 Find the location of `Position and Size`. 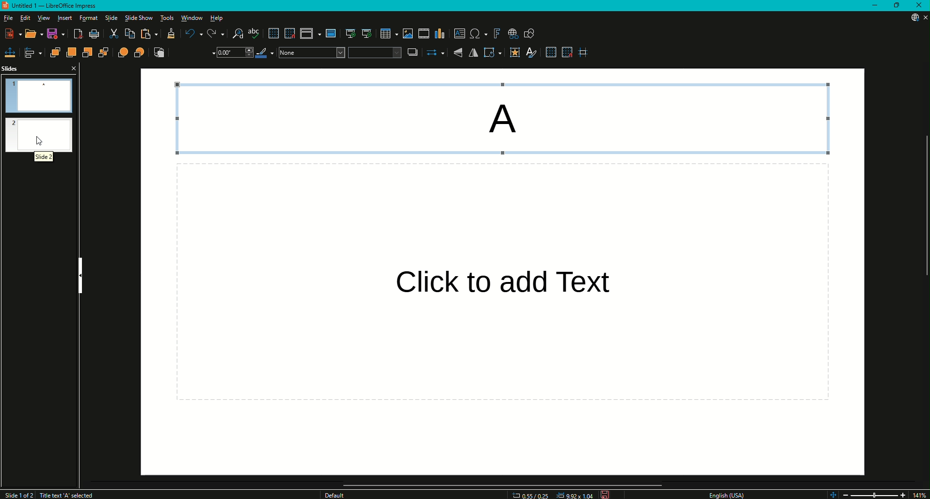

Position and Size is located at coordinates (11, 51).